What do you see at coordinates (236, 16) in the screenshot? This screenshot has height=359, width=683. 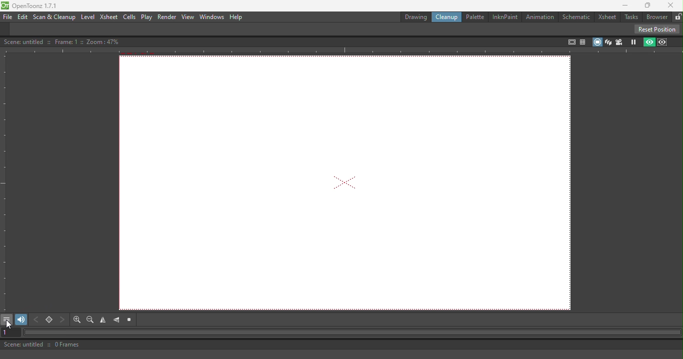 I see `Help` at bounding box center [236, 16].